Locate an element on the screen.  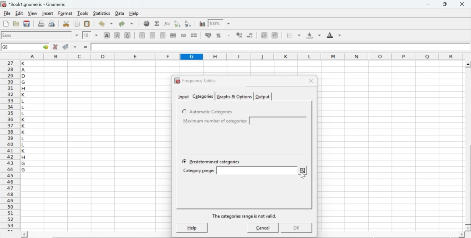
help is located at coordinates (135, 14).